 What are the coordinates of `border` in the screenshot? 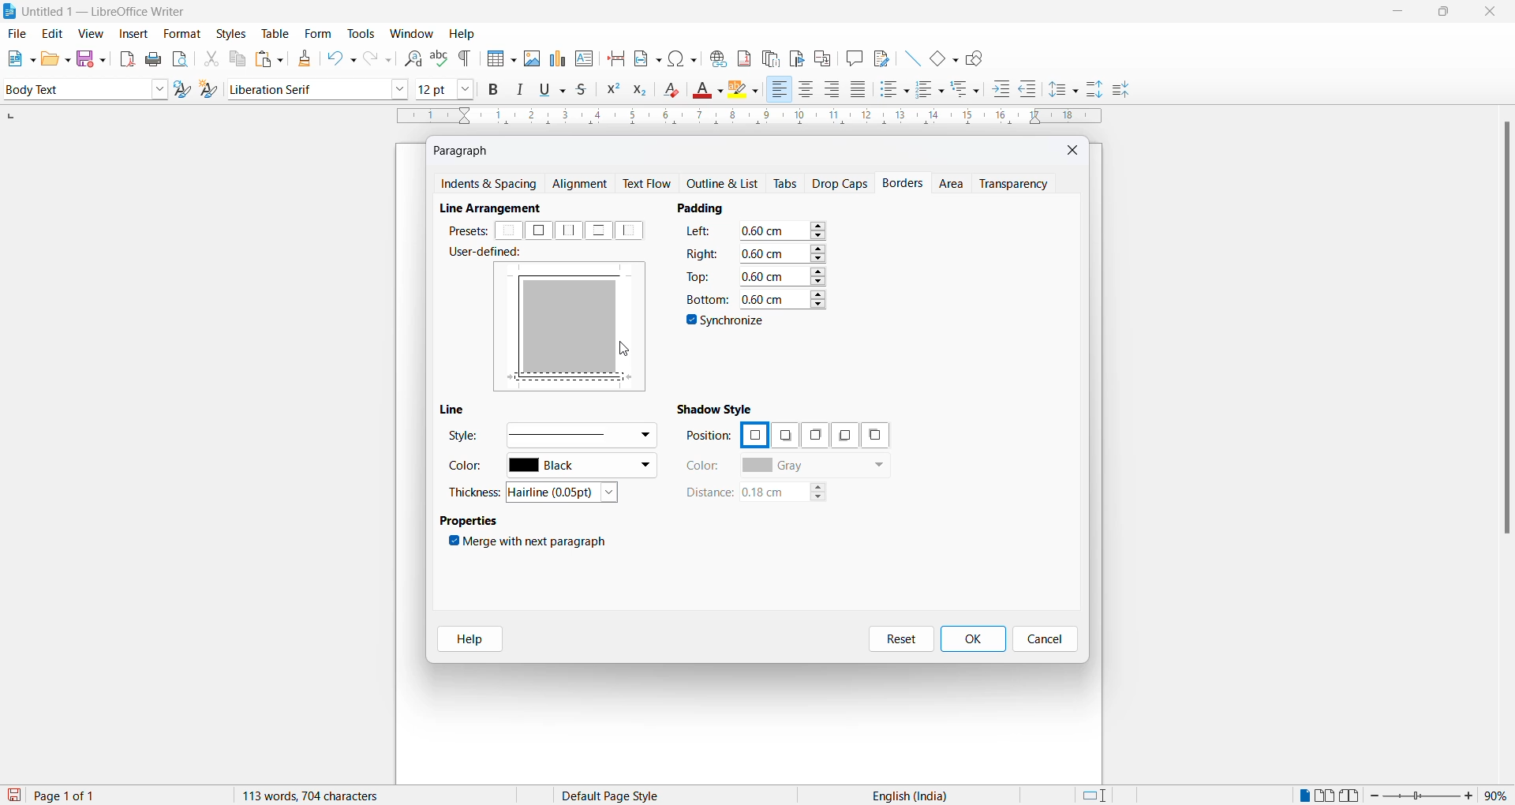 It's located at (518, 322).